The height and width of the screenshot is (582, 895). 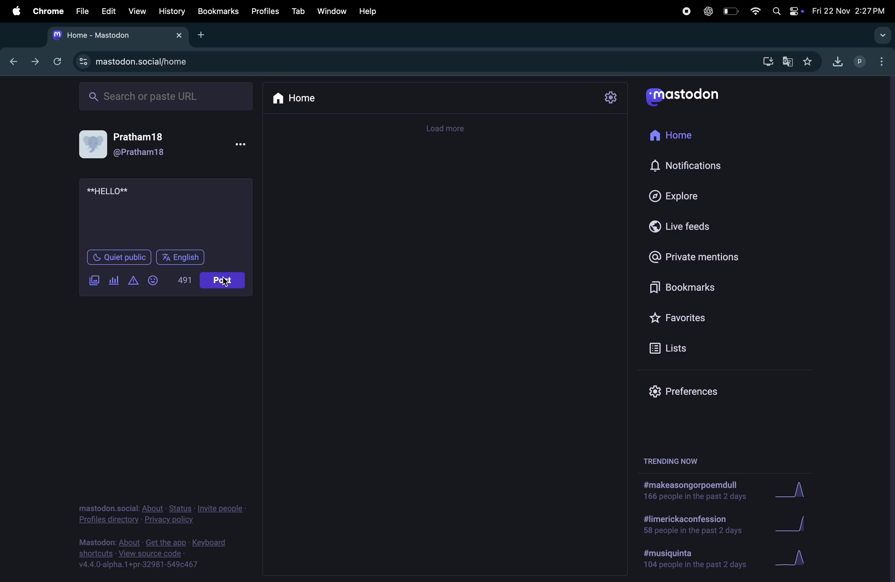 What do you see at coordinates (96, 36) in the screenshot?
I see `tab` at bounding box center [96, 36].